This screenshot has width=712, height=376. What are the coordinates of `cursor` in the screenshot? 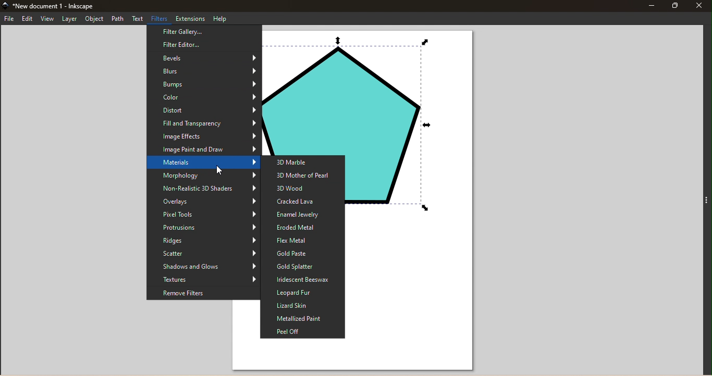 It's located at (219, 170).